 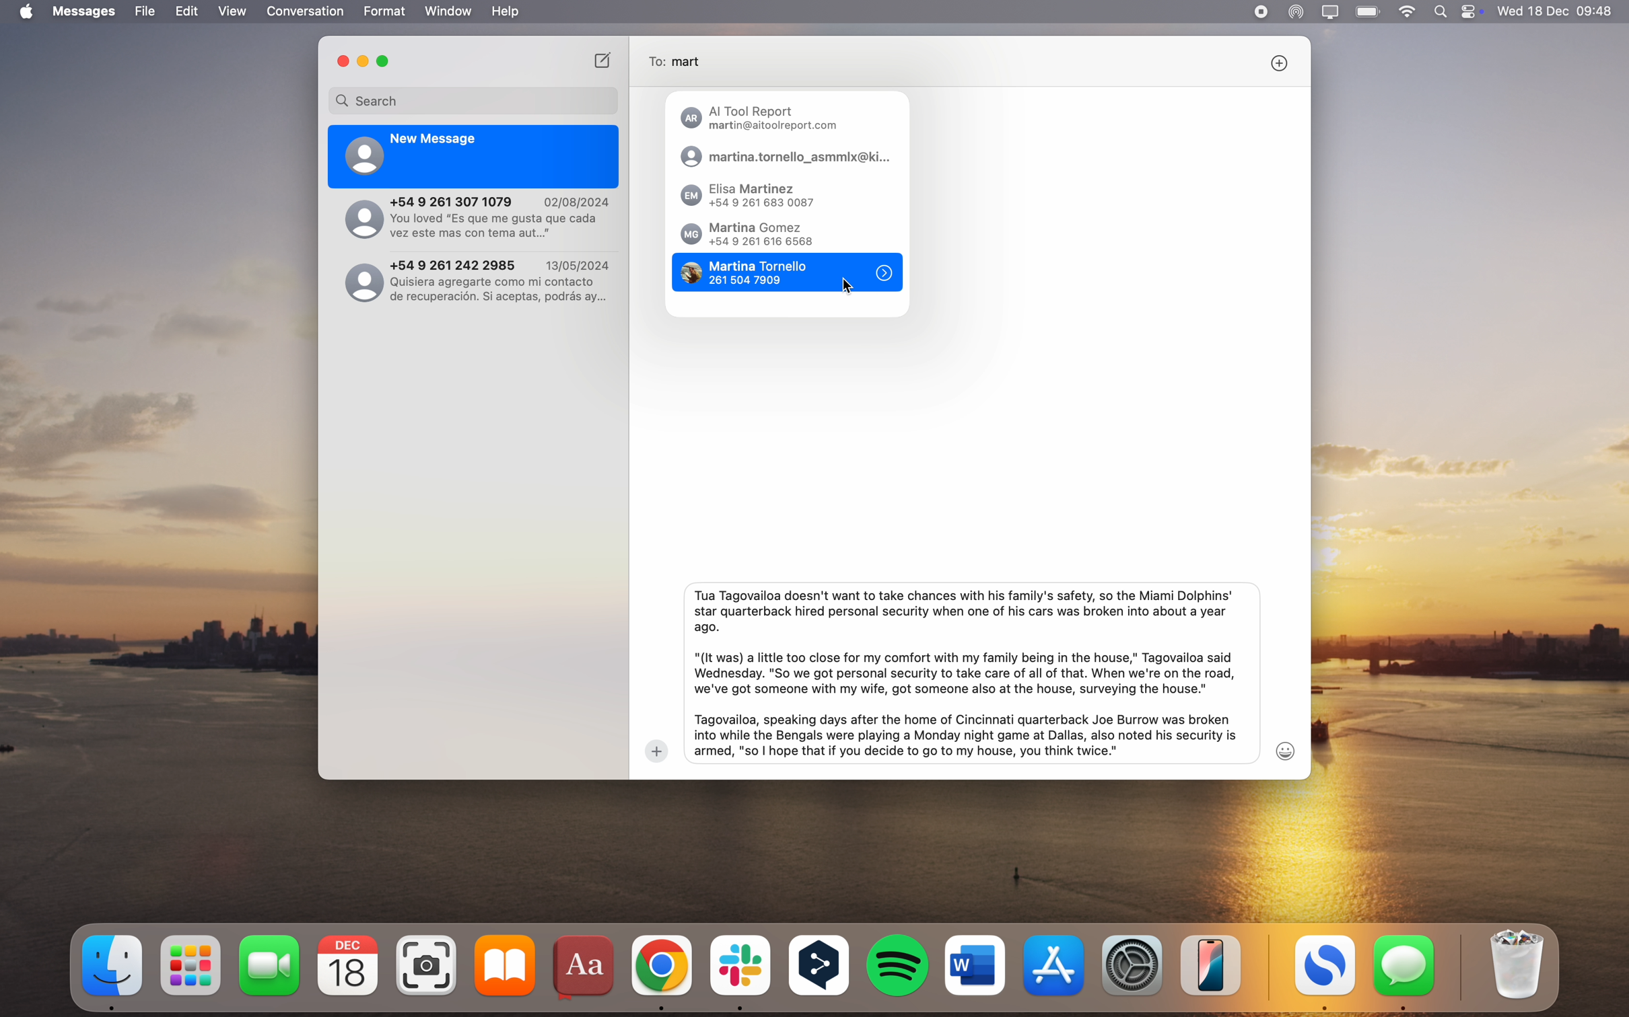 I want to click on Spotify, so click(x=899, y=965).